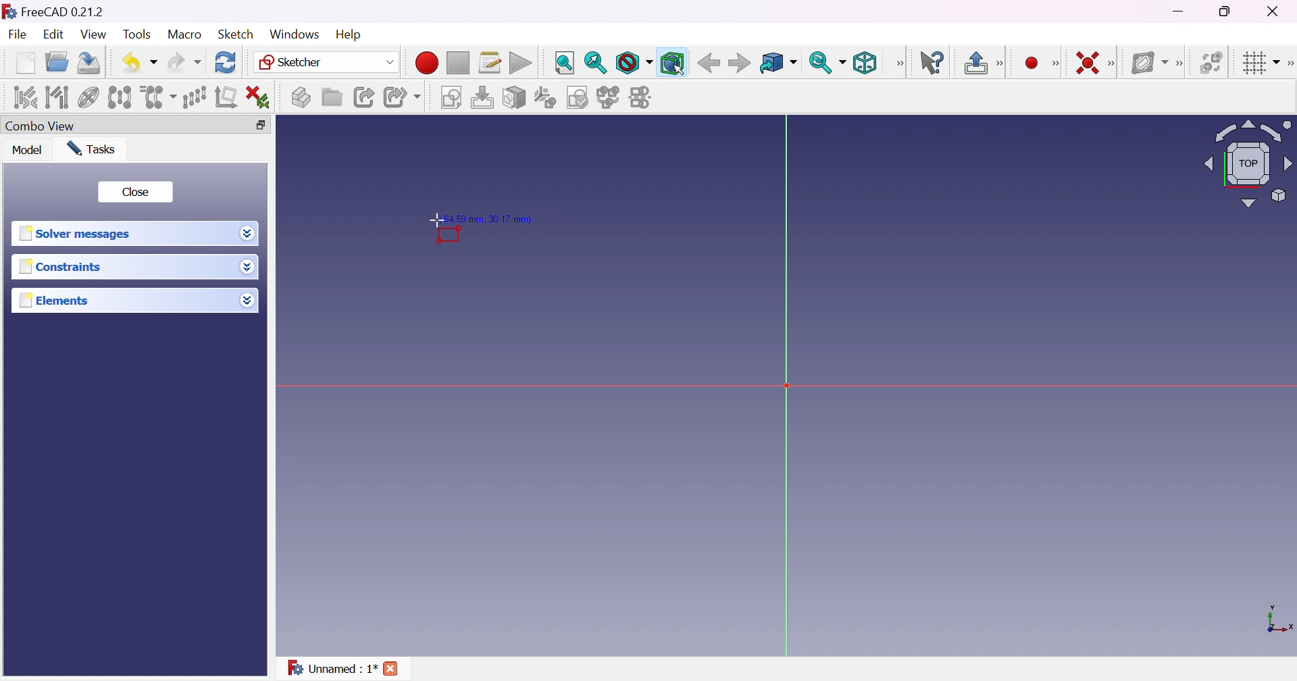 The width and height of the screenshot is (1297, 681). I want to click on View, so click(94, 34).